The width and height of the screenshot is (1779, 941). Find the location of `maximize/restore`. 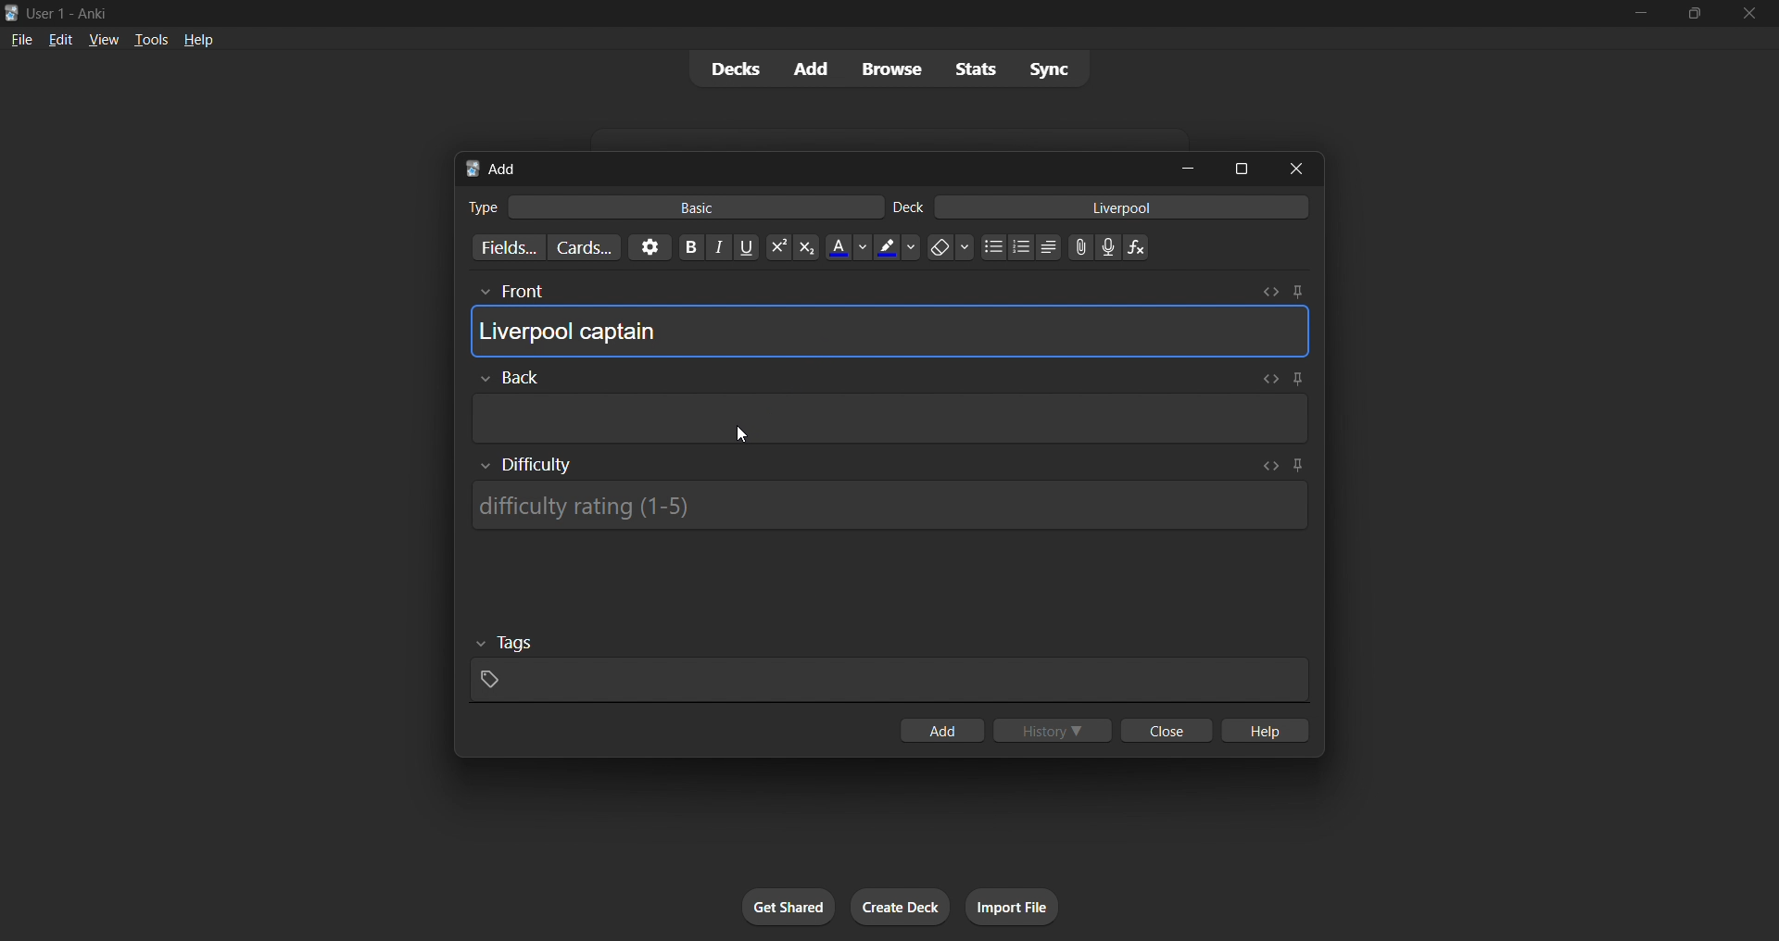

maximize/restore is located at coordinates (1695, 14).